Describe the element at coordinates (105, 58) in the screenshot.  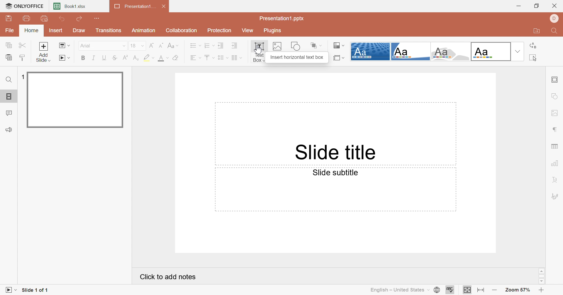
I see `Underline` at that location.